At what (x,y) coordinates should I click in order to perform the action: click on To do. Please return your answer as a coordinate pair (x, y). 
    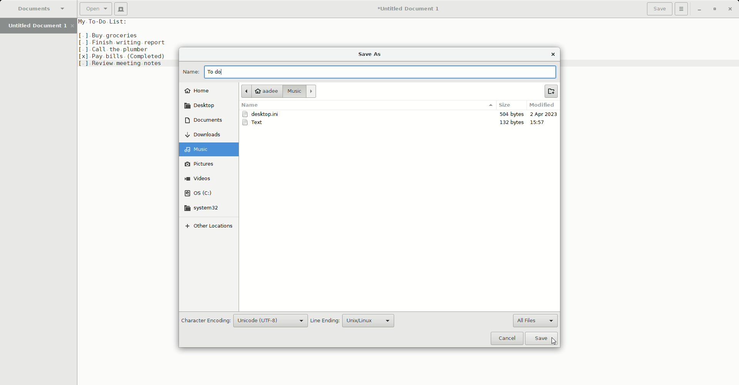
    Looking at the image, I should click on (214, 72).